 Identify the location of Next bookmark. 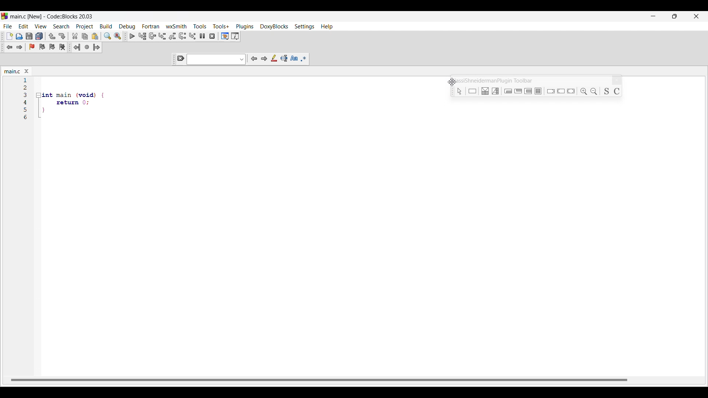
(52, 47).